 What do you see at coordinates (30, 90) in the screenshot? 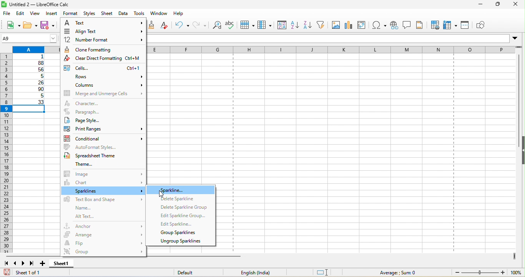
I see `90` at bounding box center [30, 90].